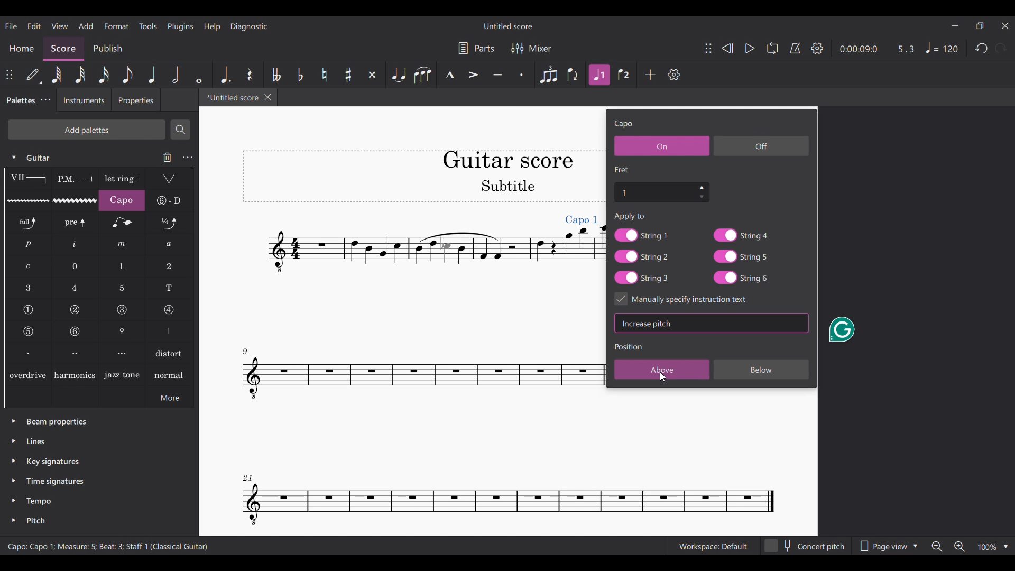 This screenshot has height=571, width=1015. What do you see at coordinates (531, 48) in the screenshot?
I see `Mixer settings` at bounding box center [531, 48].